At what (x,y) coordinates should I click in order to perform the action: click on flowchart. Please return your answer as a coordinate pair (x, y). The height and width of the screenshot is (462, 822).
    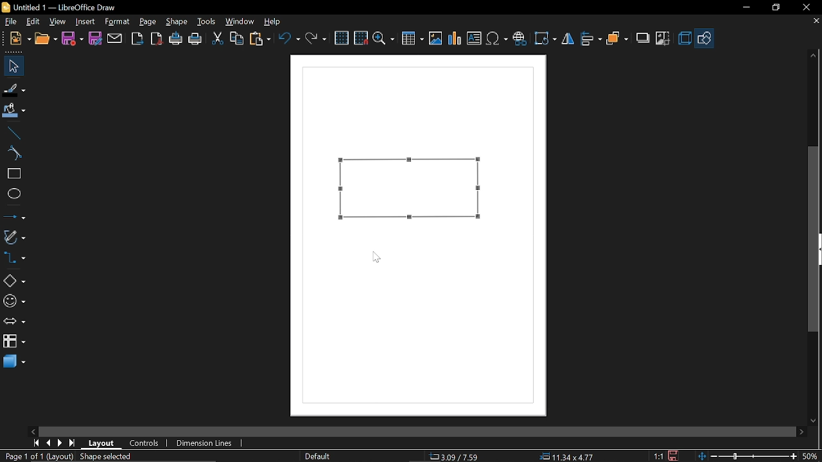
    Looking at the image, I should click on (12, 340).